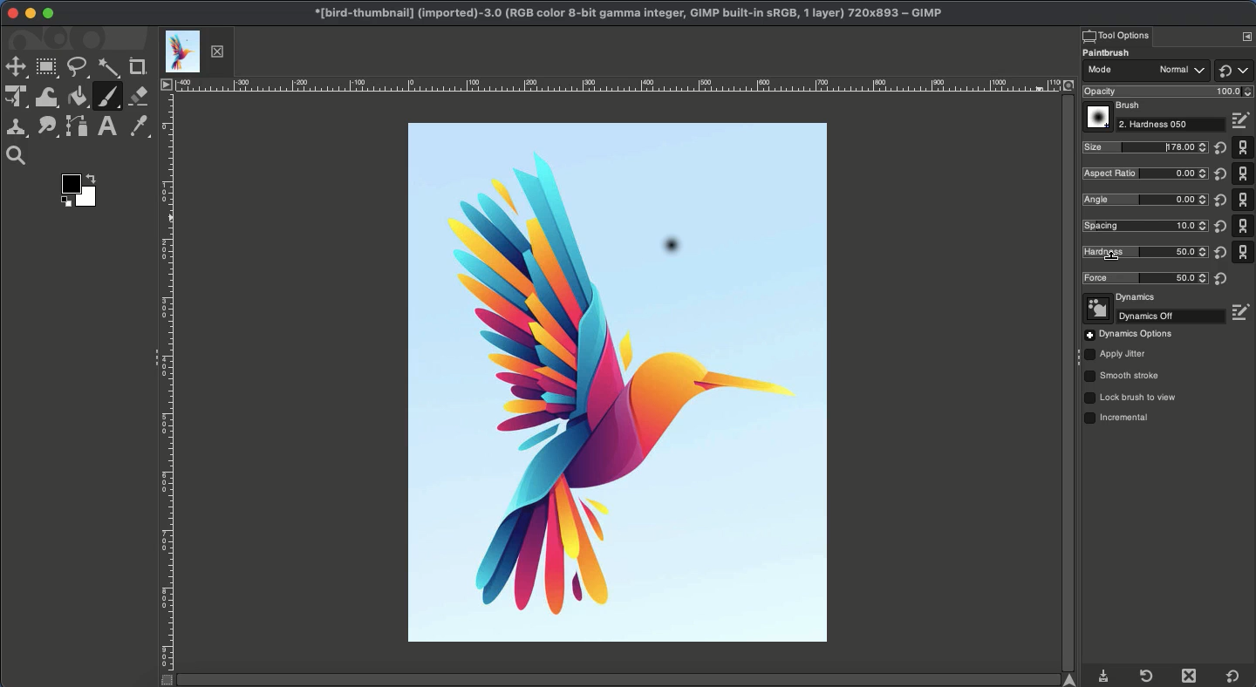 Image resolution: width=1256 pixels, height=687 pixels. Describe the element at coordinates (107, 97) in the screenshot. I see `Paintbrush` at that location.